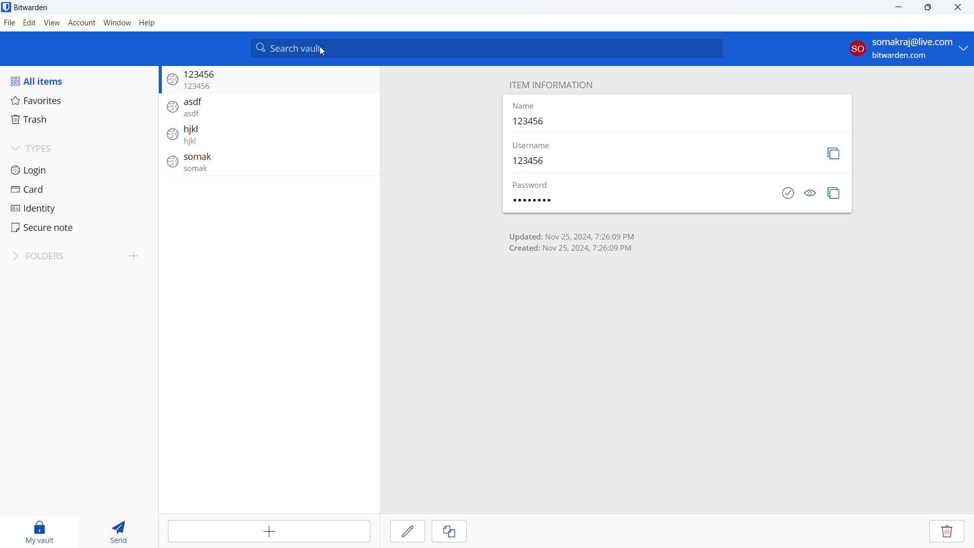 The width and height of the screenshot is (974, 548). I want to click on login , so click(79, 170).